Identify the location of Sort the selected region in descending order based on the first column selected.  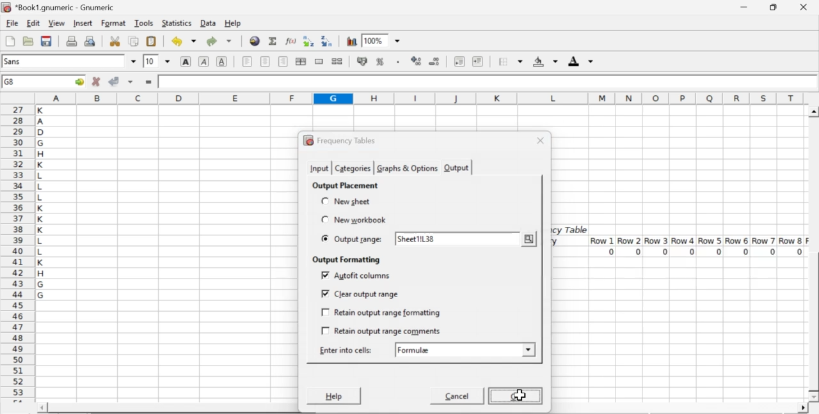
(328, 40).